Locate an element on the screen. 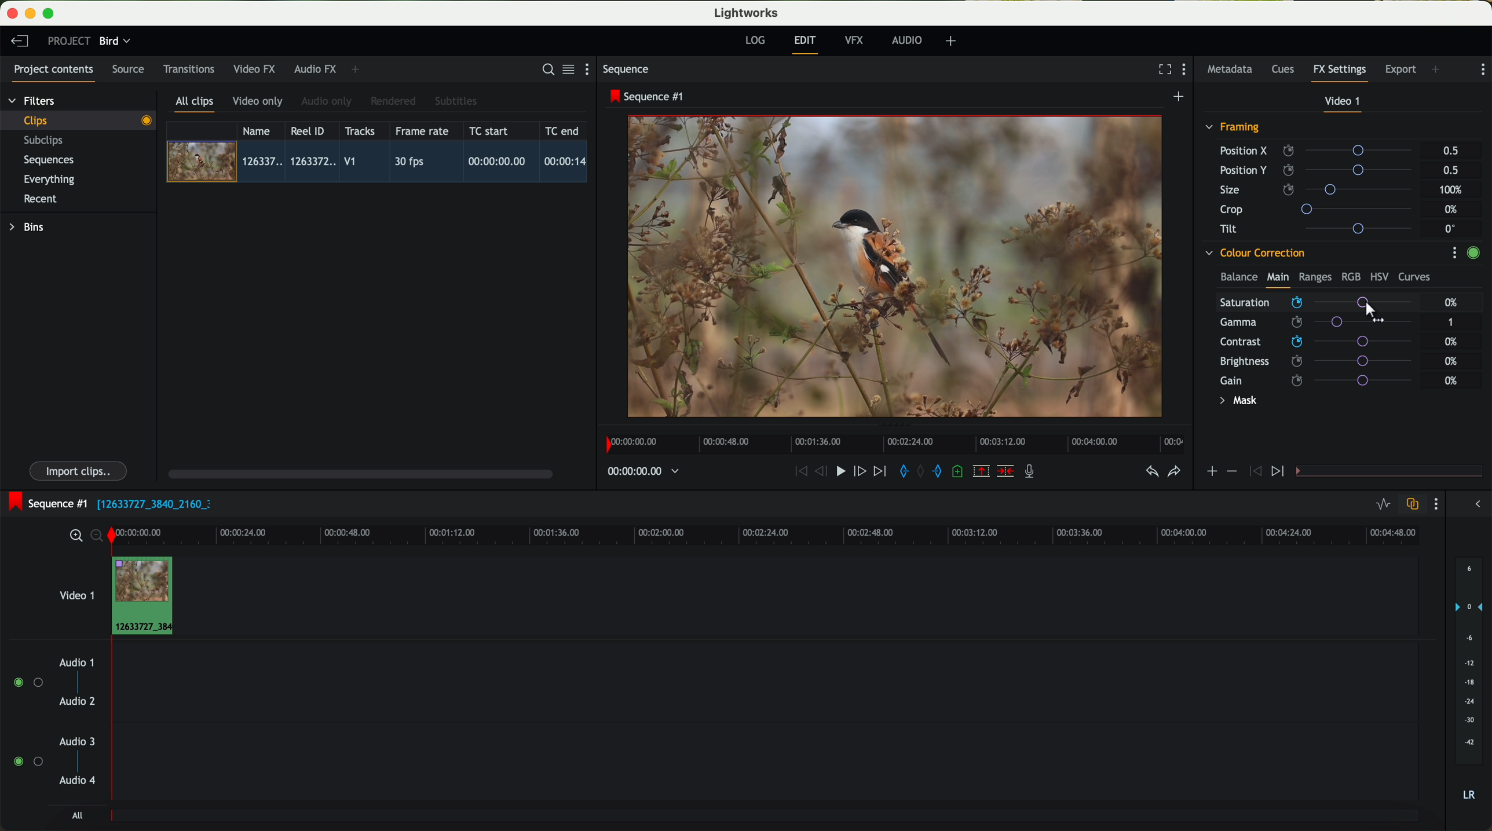  import clips is located at coordinates (80, 470).